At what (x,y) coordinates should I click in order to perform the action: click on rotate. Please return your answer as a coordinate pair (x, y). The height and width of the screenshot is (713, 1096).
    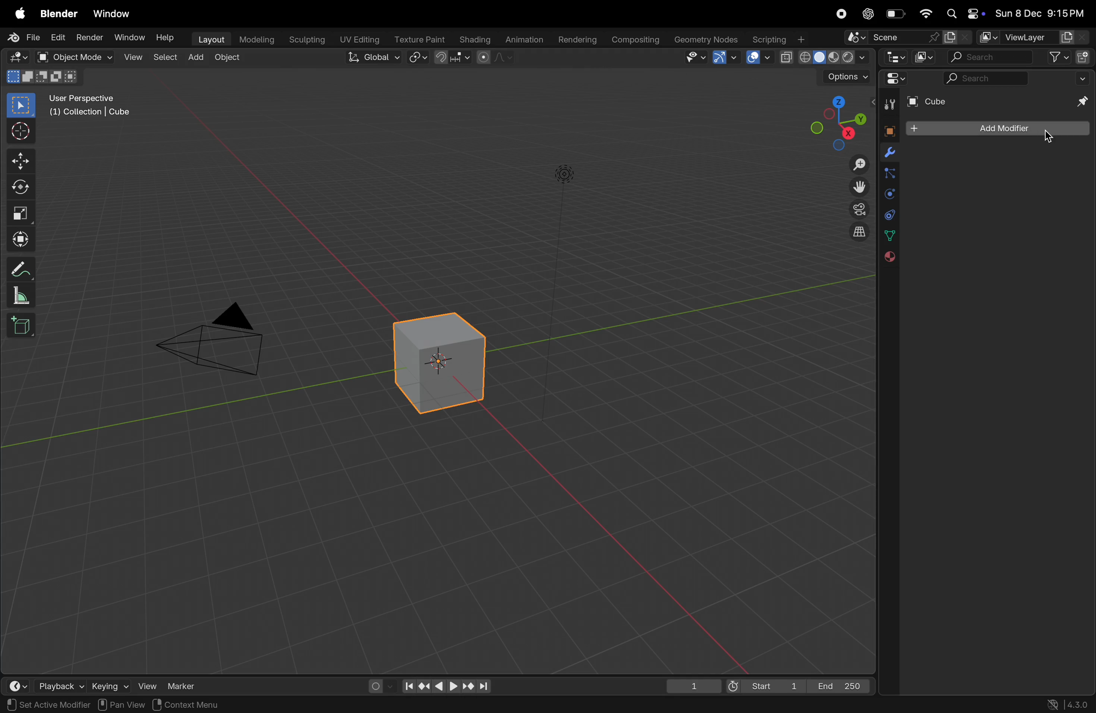
    Looking at the image, I should click on (21, 188).